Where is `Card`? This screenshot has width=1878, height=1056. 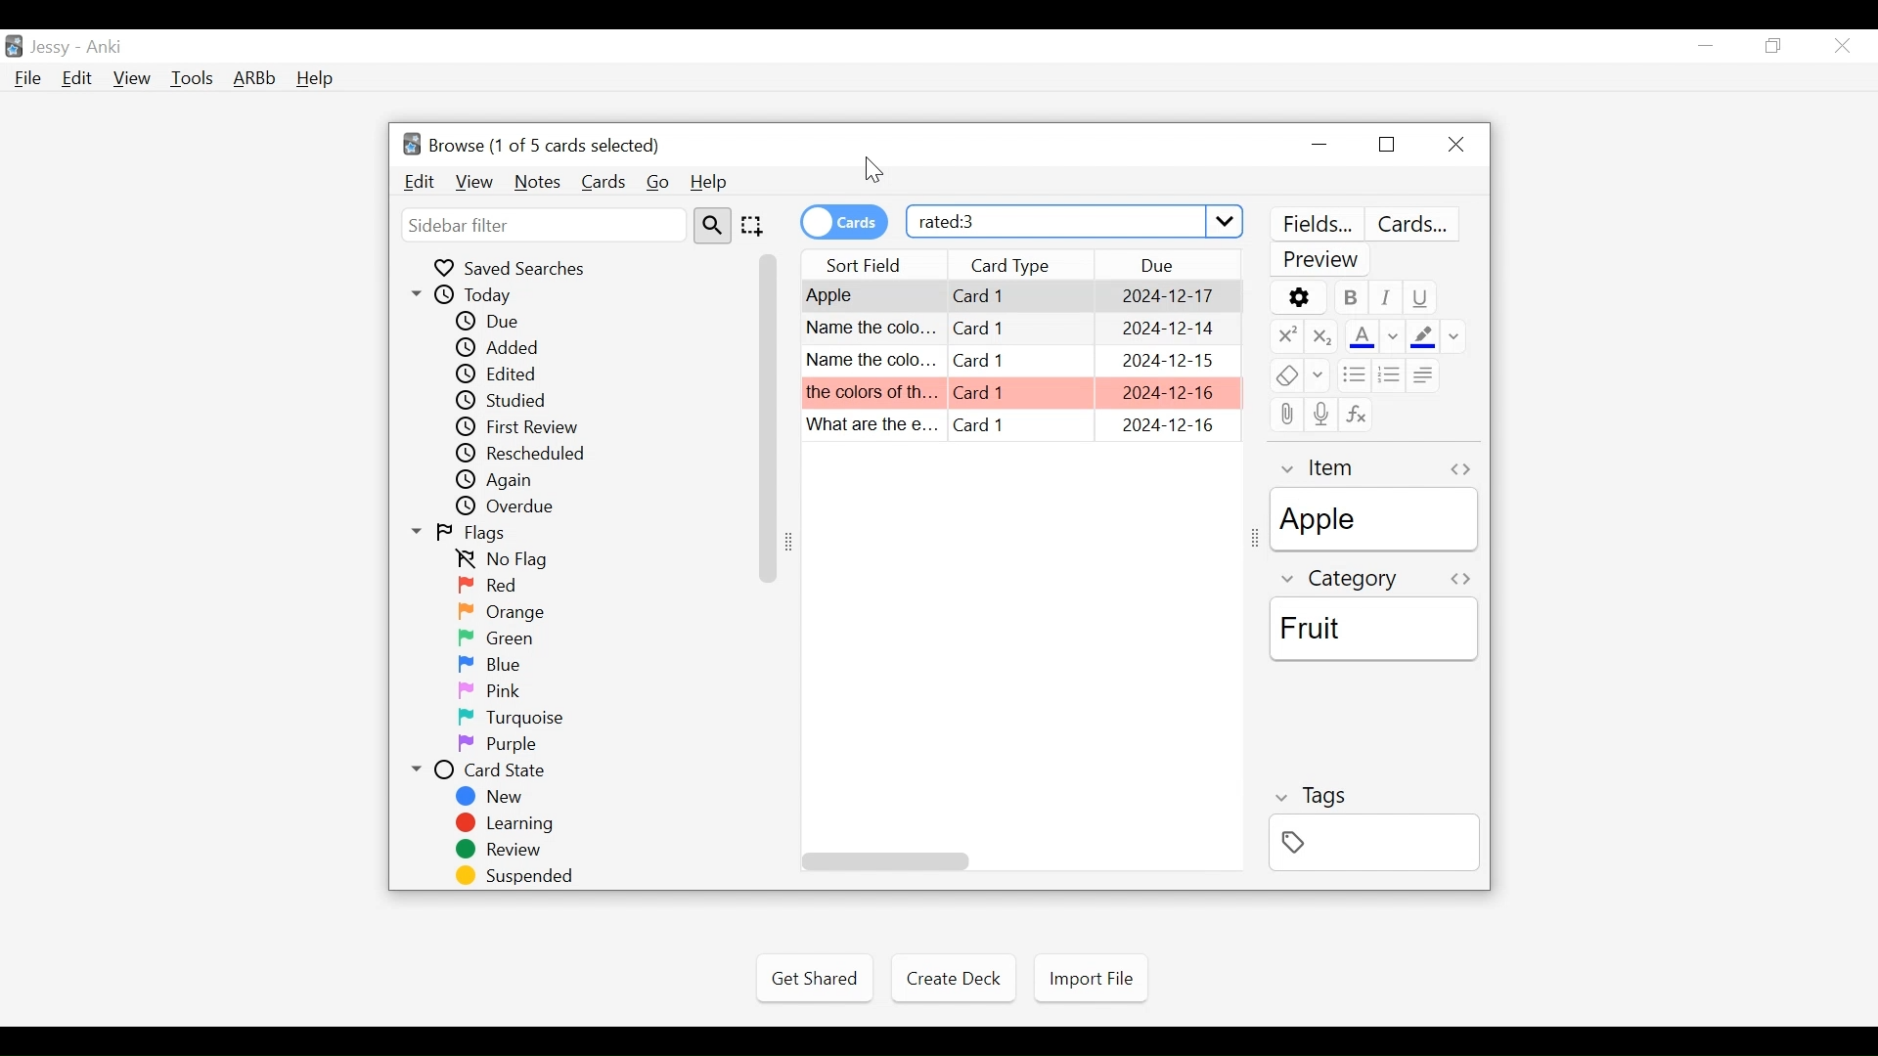 Card is located at coordinates (1019, 391).